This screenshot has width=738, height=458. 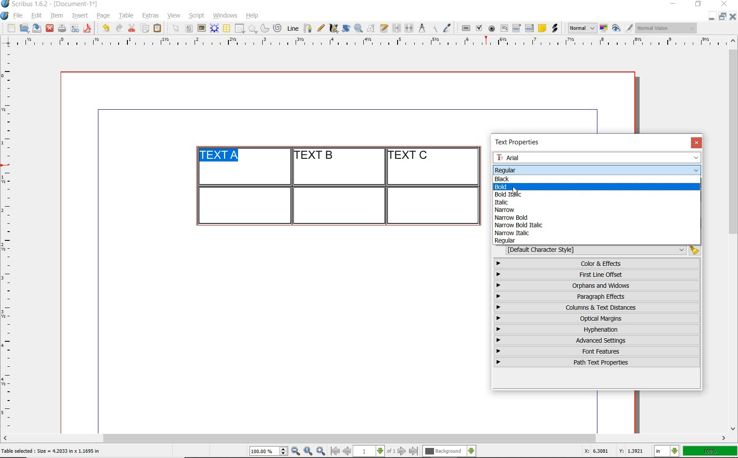 I want to click on cursor, so click(x=515, y=191).